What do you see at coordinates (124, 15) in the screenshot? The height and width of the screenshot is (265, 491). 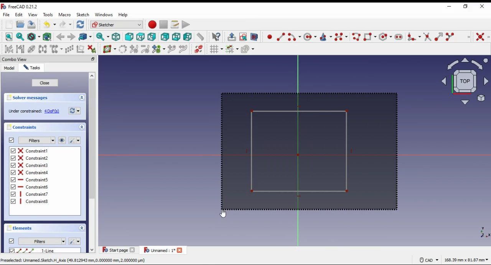 I see `help` at bounding box center [124, 15].